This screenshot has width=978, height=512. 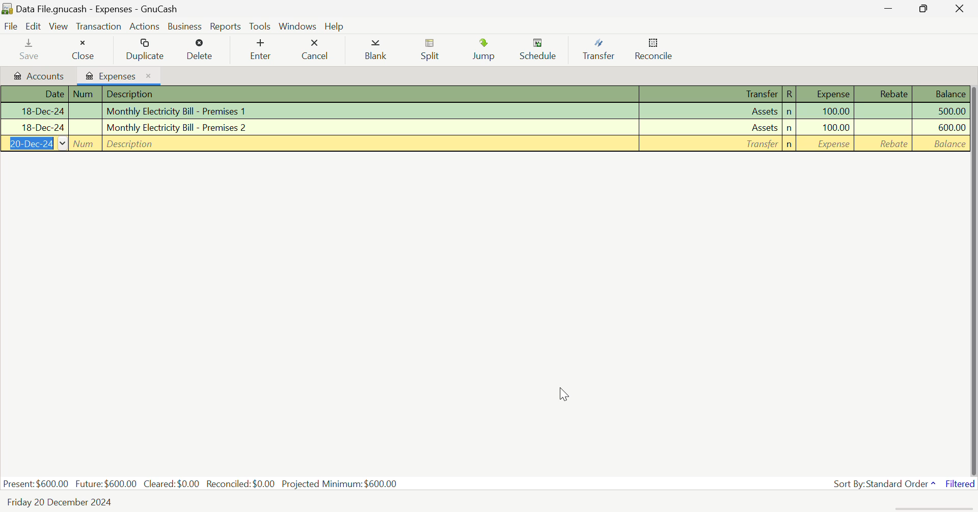 What do you see at coordinates (34, 26) in the screenshot?
I see `Edit` at bounding box center [34, 26].